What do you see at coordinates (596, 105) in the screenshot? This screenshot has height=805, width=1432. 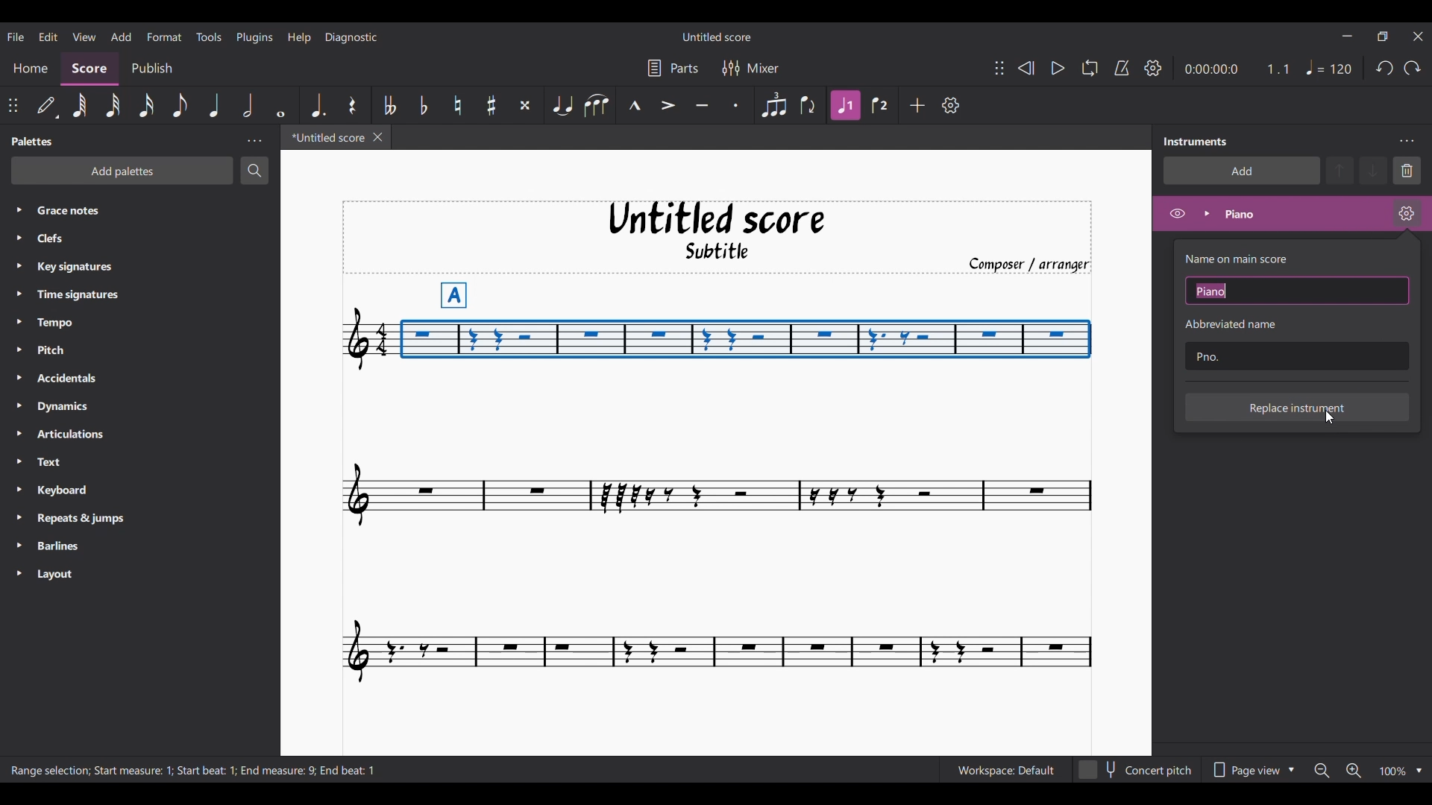 I see `Slur` at bounding box center [596, 105].